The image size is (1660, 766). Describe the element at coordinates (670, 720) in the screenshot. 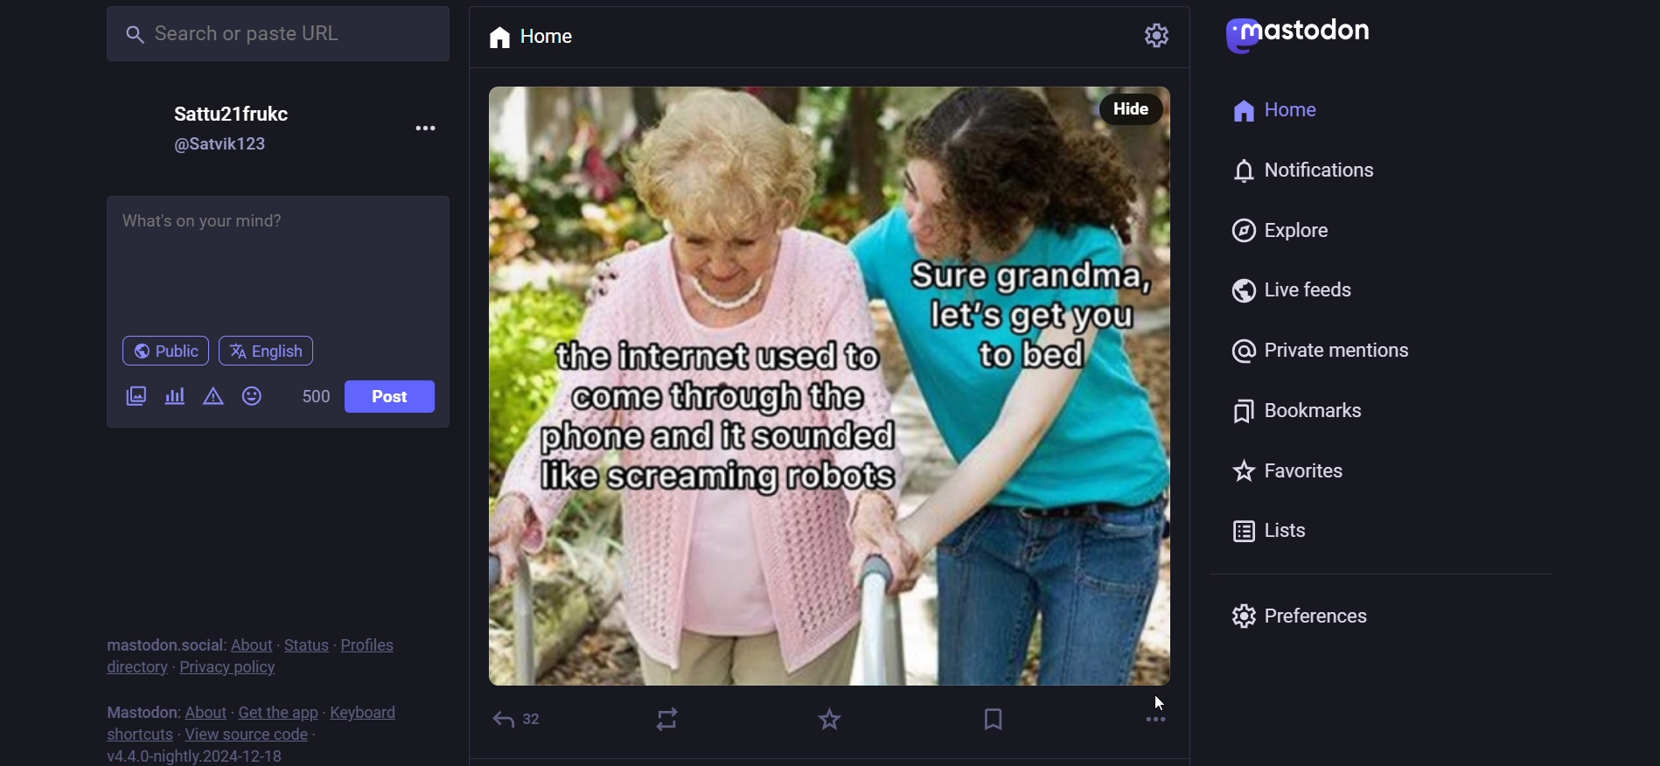

I see `boost` at that location.